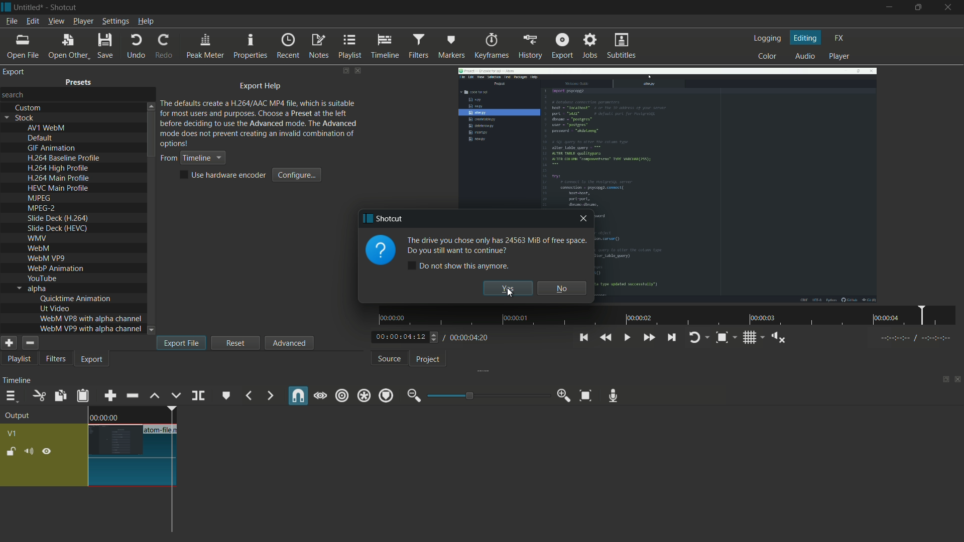 The image size is (964, 542). I want to click on player, so click(839, 56).